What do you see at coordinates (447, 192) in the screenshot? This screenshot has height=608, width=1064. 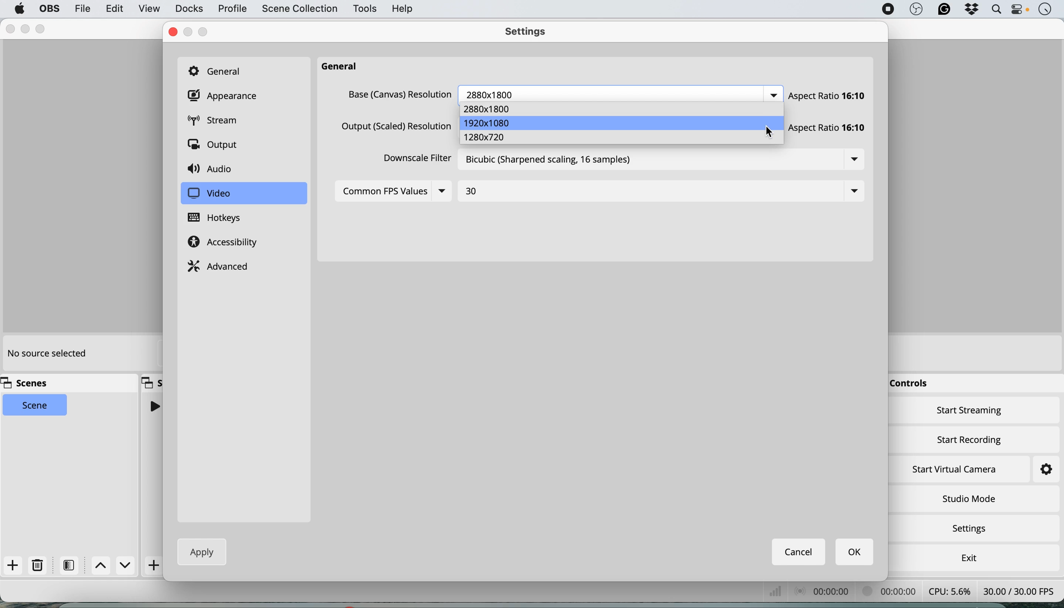 I see `list` at bounding box center [447, 192].